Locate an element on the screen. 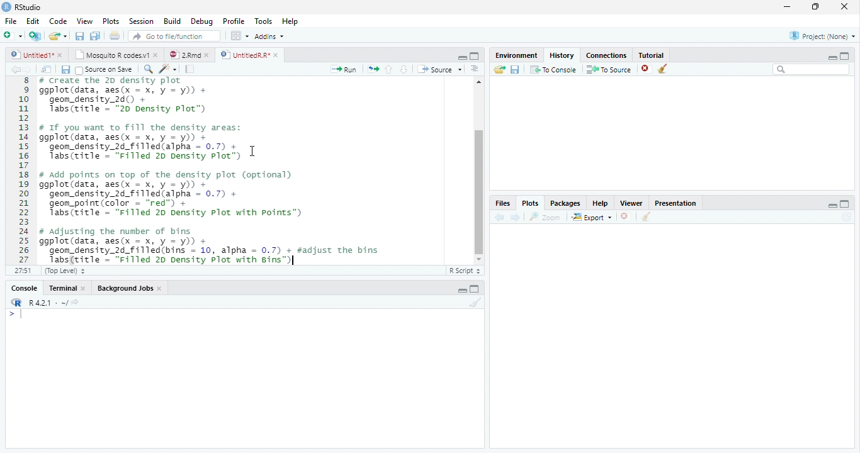 The image size is (860, 453). close is located at coordinates (157, 55).